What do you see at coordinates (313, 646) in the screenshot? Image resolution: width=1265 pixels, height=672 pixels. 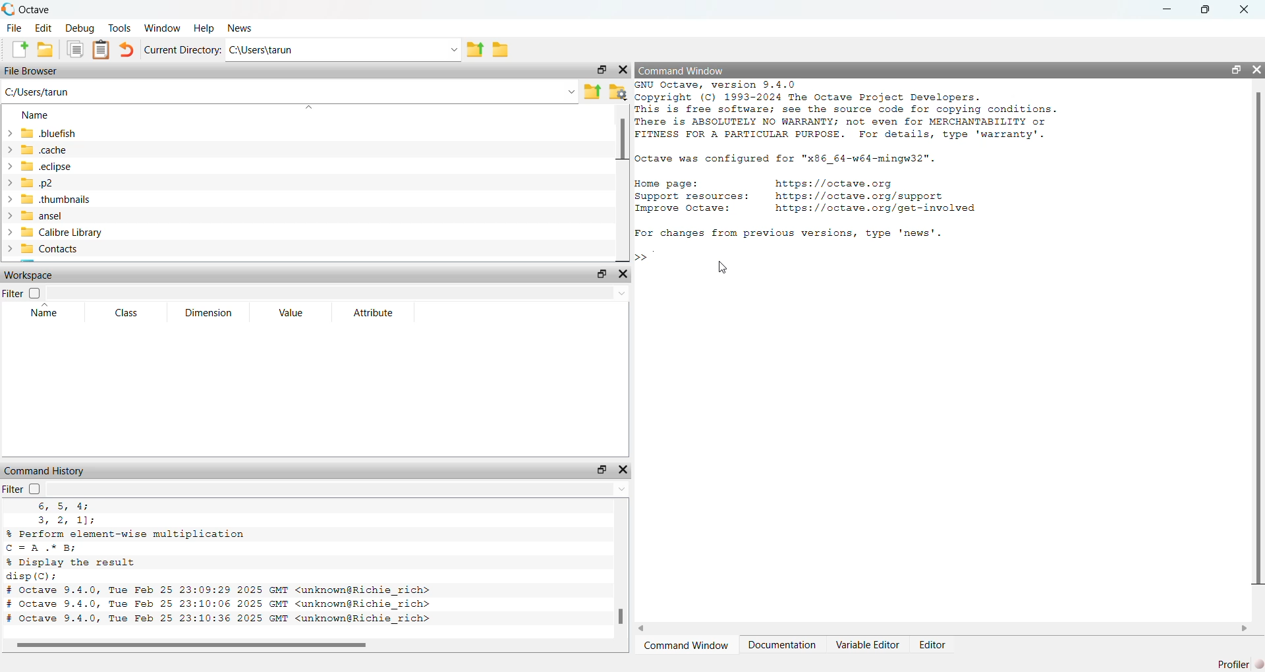 I see `Scroll` at bounding box center [313, 646].